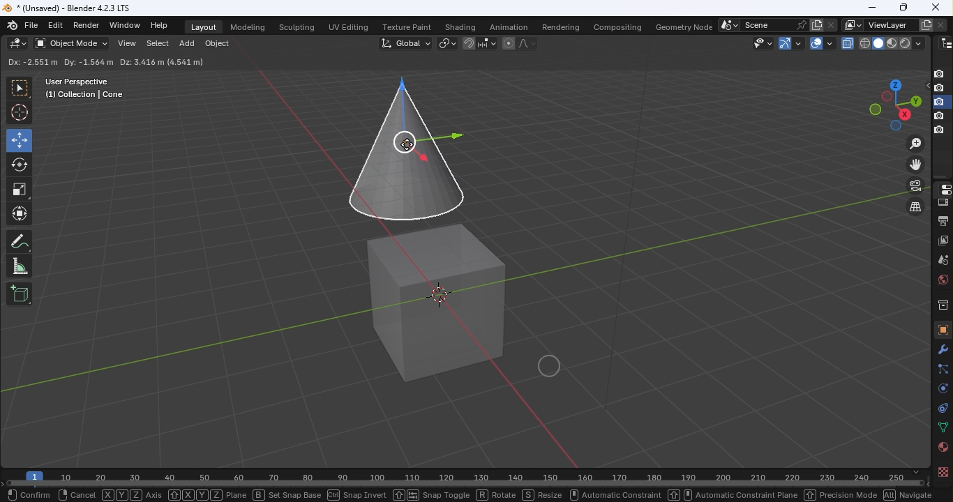 Image resolution: width=953 pixels, height=502 pixels. I want to click on Add, so click(187, 45).